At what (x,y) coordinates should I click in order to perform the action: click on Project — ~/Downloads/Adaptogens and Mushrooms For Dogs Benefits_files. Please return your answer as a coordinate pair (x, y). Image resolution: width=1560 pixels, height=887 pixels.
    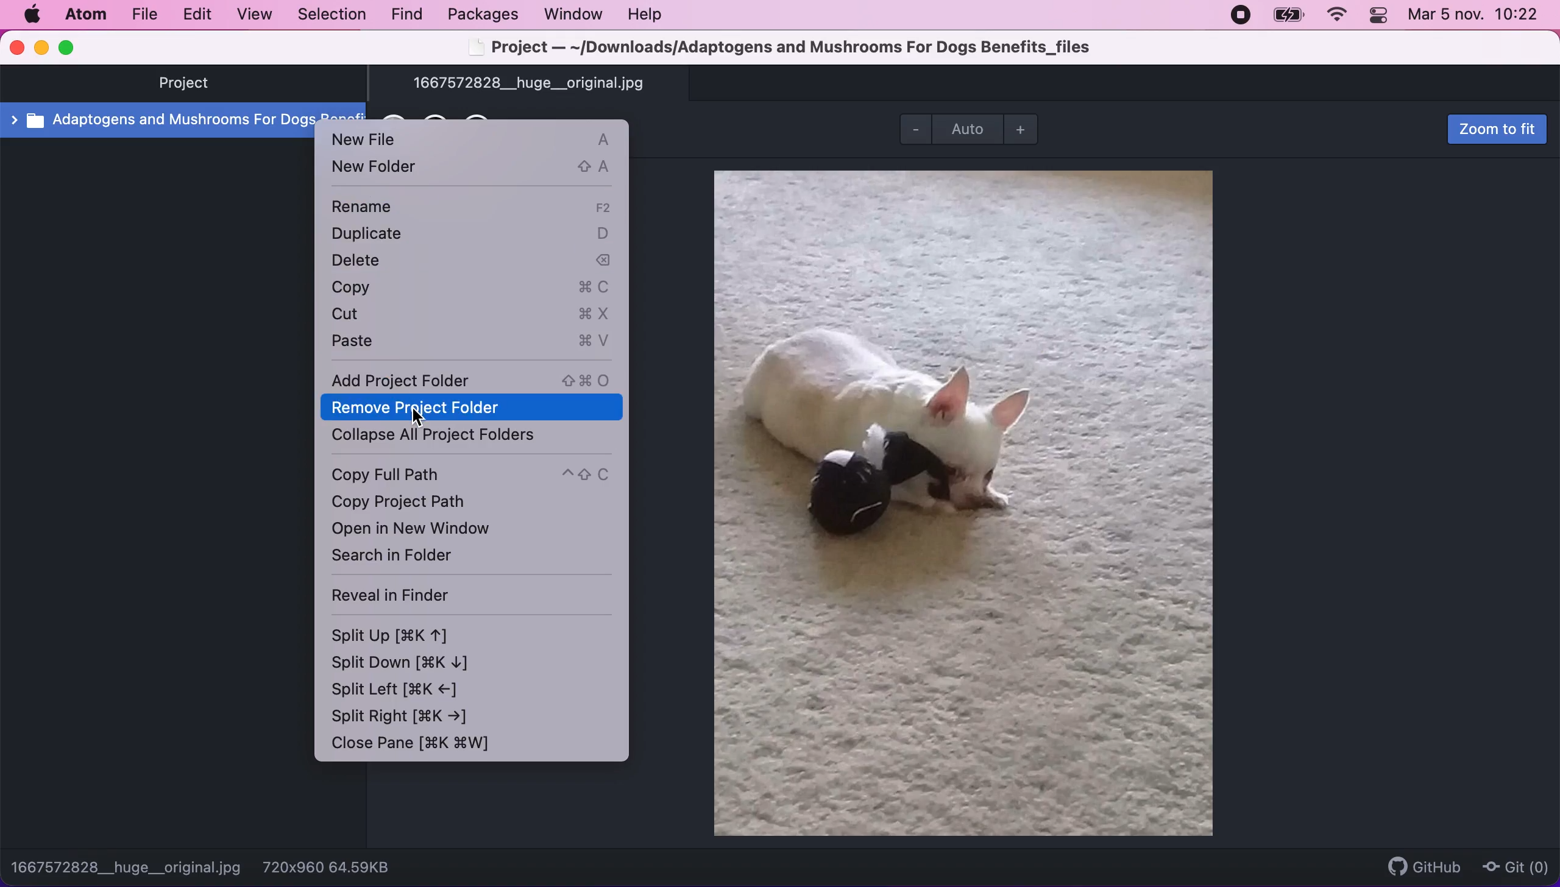
    Looking at the image, I should click on (773, 48).